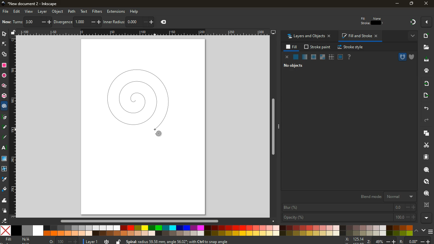 Image resolution: width=434 pixels, height=244 pixels. I want to click on path, so click(72, 11).